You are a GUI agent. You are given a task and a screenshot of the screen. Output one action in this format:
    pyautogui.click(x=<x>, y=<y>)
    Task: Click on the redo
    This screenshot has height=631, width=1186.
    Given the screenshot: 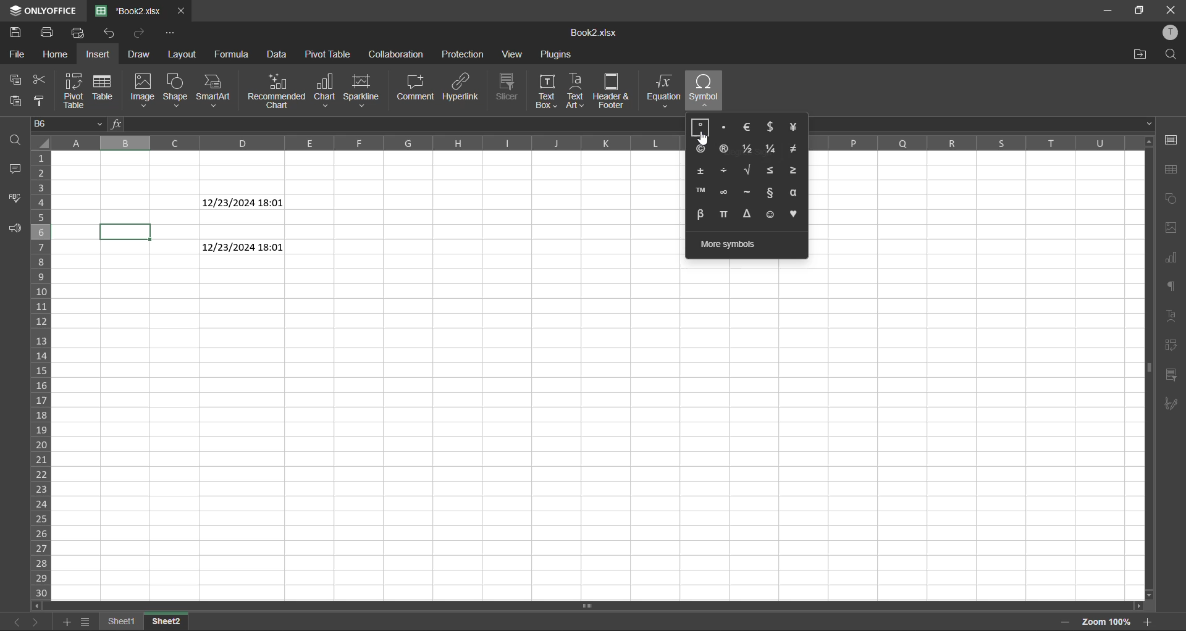 What is the action you would take?
    pyautogui.click(x=111, y=34)
    